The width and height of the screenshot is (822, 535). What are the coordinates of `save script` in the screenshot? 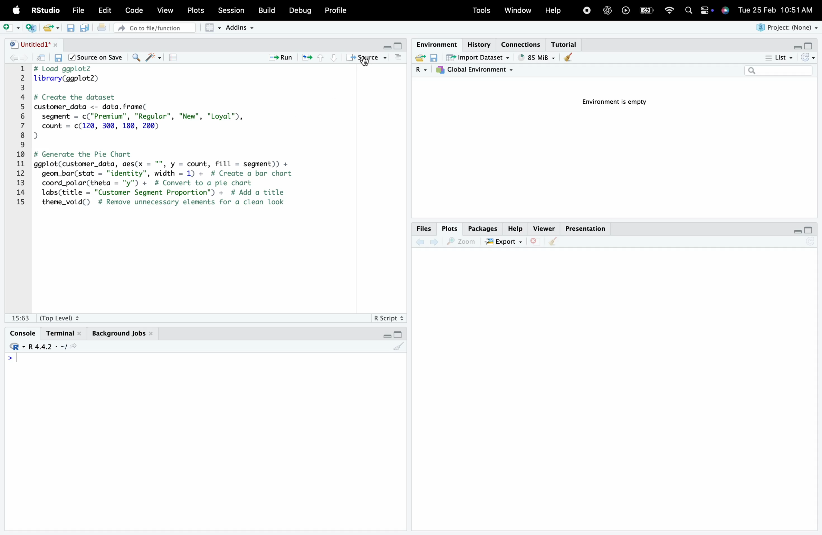 It's located at (59, 59).